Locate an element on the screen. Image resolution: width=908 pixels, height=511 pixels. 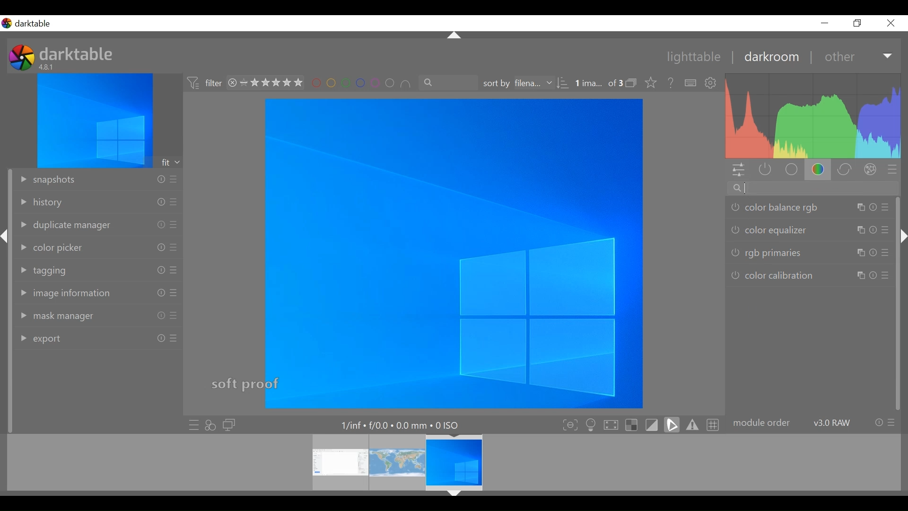
effect is located at coordinates (871, 169).